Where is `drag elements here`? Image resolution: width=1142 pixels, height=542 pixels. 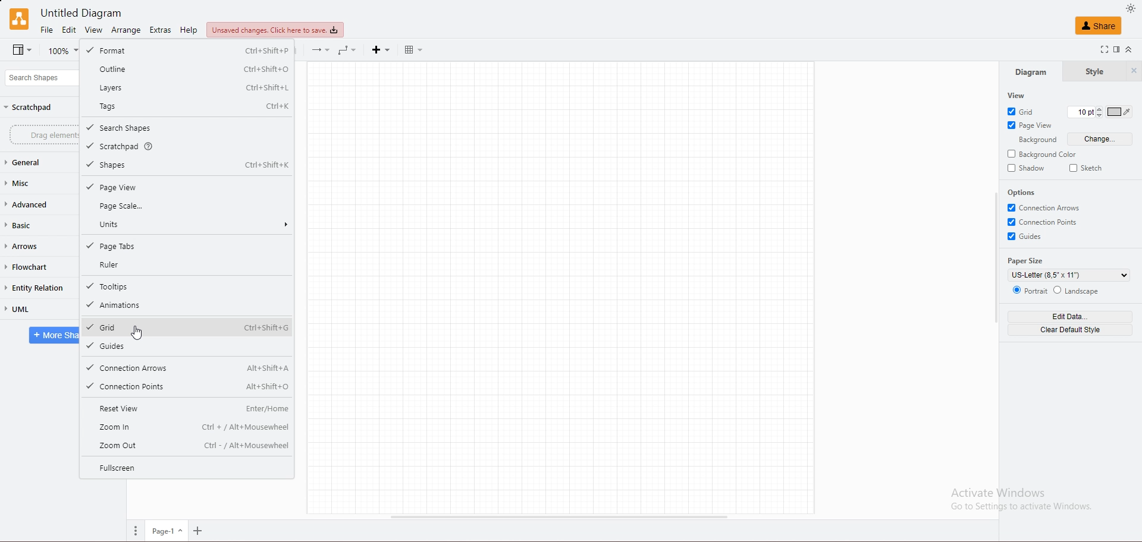
drag elements here is located at coordinates (45, 134).